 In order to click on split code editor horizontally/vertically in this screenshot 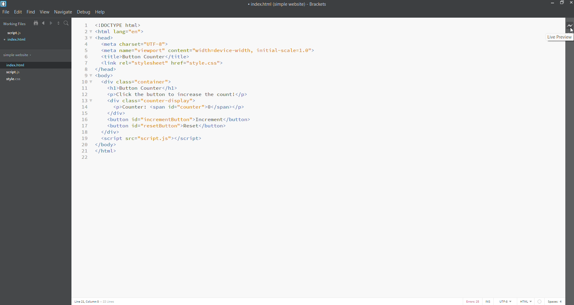, I will do `click(58, 24)`.